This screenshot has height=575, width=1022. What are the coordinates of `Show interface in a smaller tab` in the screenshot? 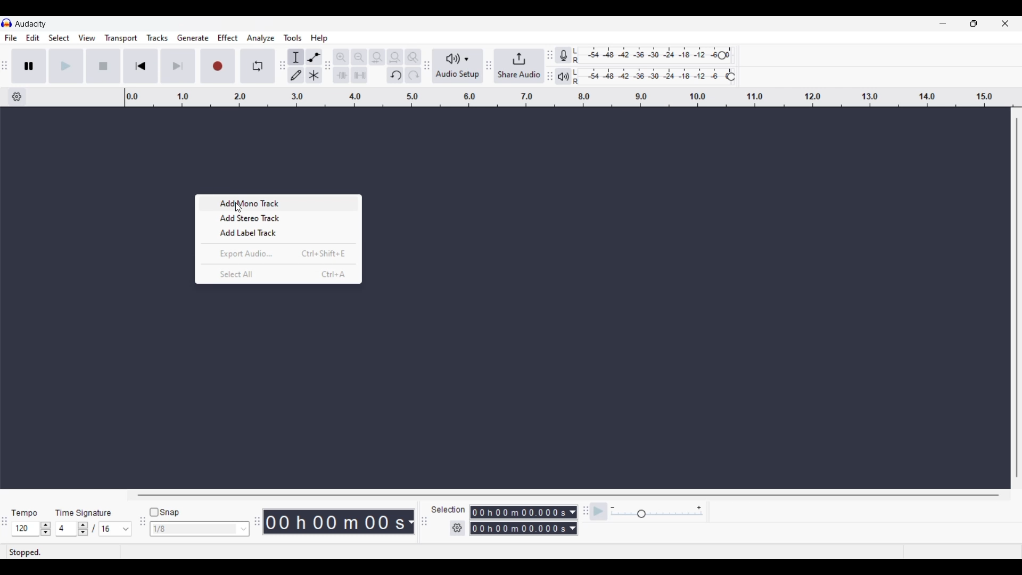 It's located at (974, 23).